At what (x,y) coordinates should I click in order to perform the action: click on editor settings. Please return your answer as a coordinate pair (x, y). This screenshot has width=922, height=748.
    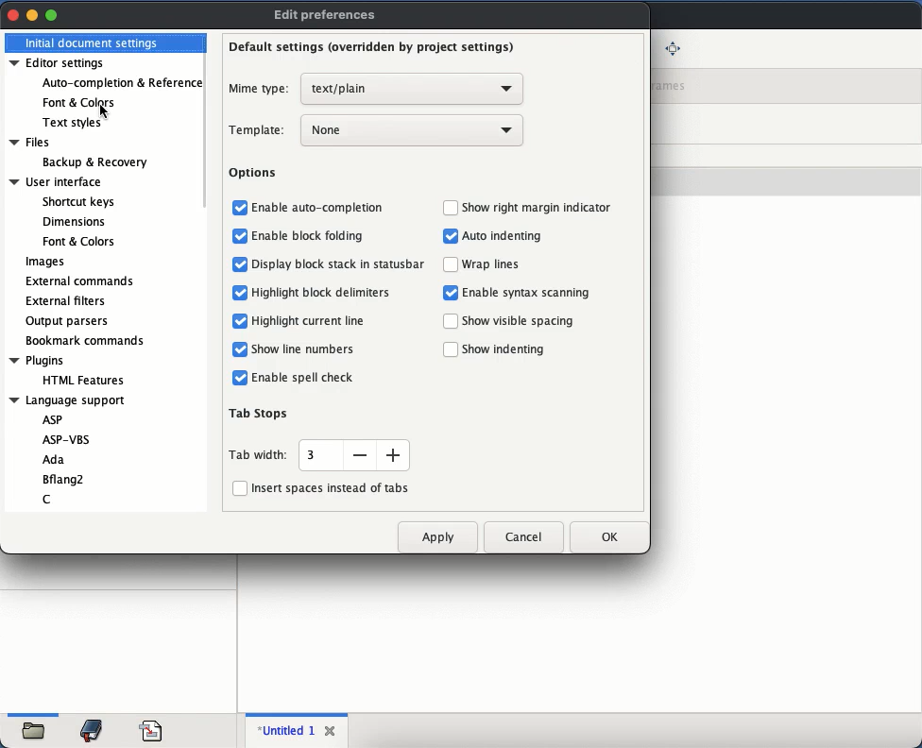
    Looking at the image, I should click on (59, 63).